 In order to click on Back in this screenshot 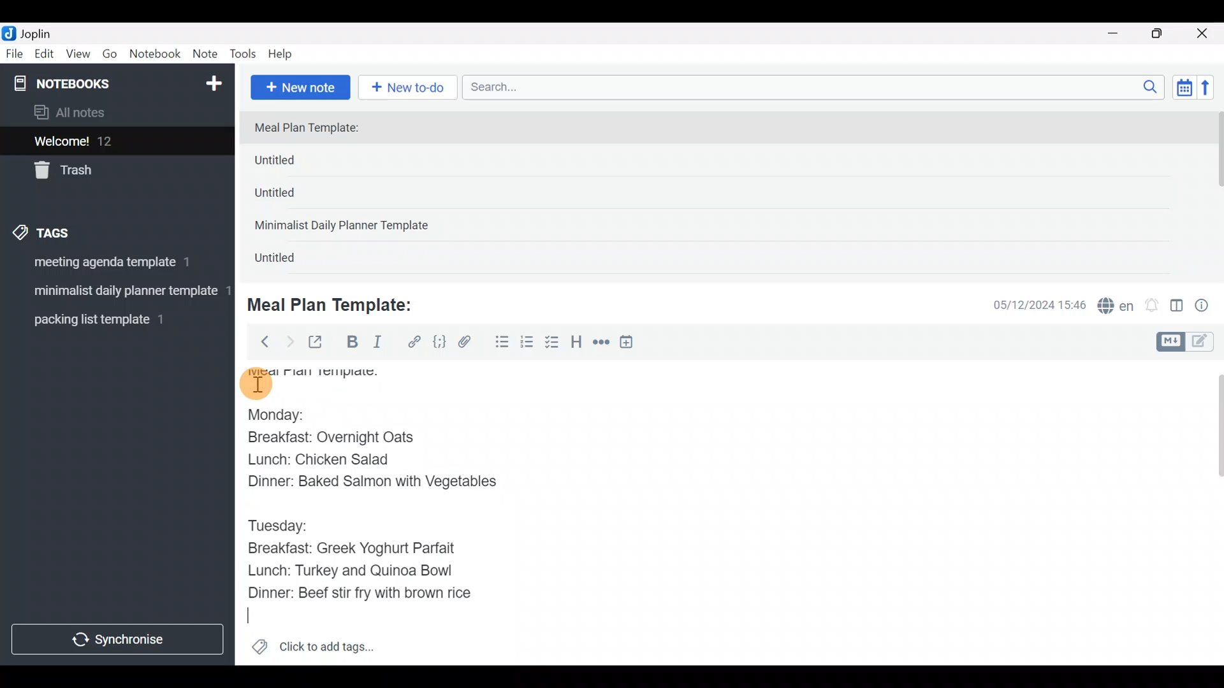, I will do `click(259, 341)`.